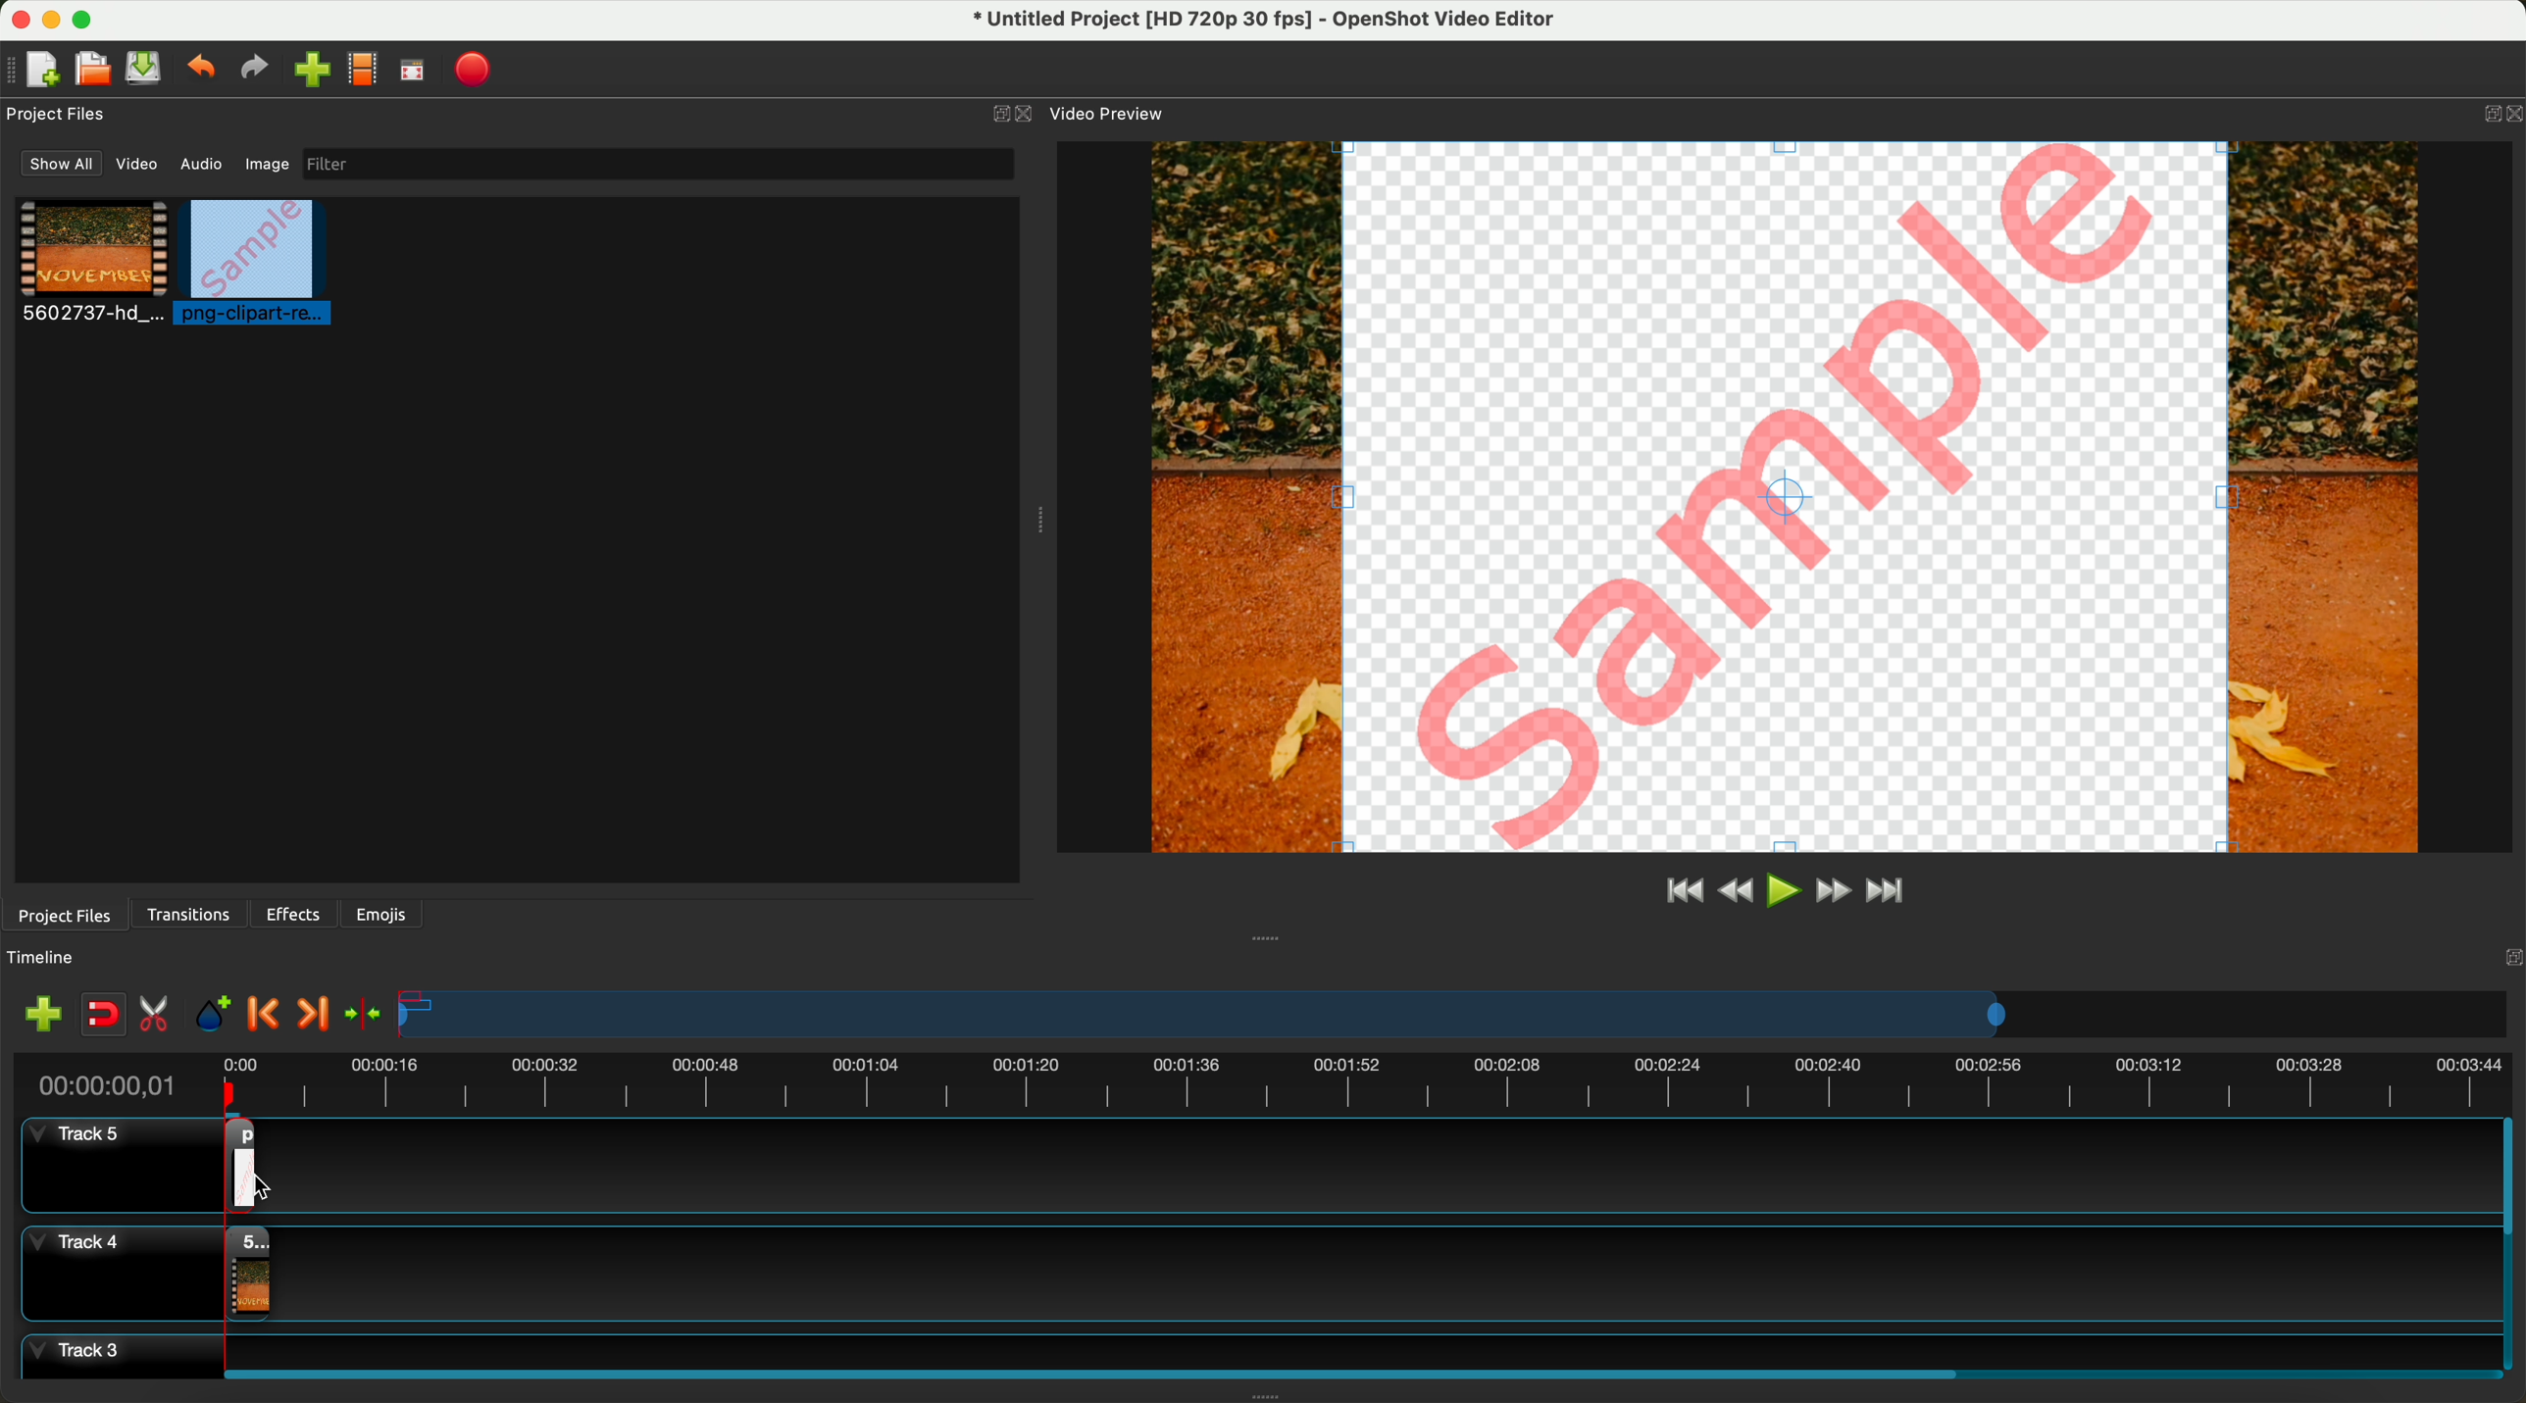  I want to click on center the timeline on the playhead, so click(362, 1013).